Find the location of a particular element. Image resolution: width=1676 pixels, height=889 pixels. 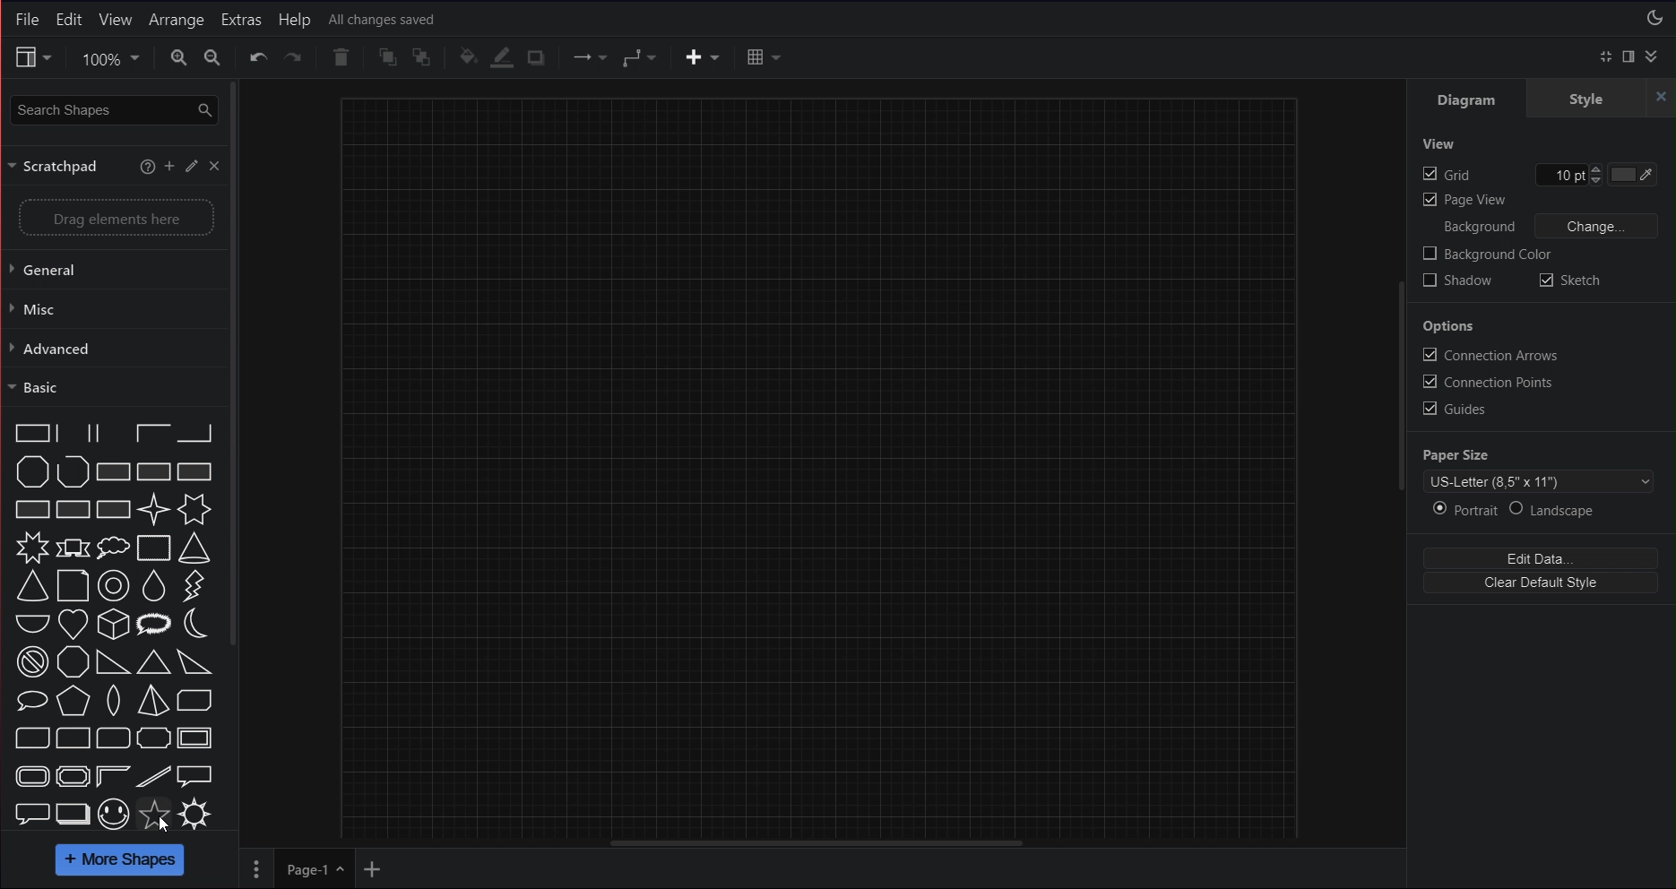

layered rectangle is located at coordinates (74, 814).